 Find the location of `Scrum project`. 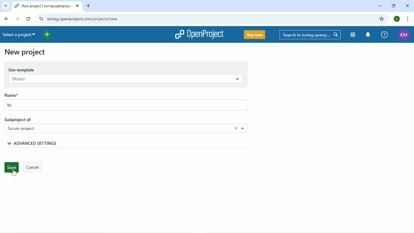

Scrum project is located at coordinates (23, 129).